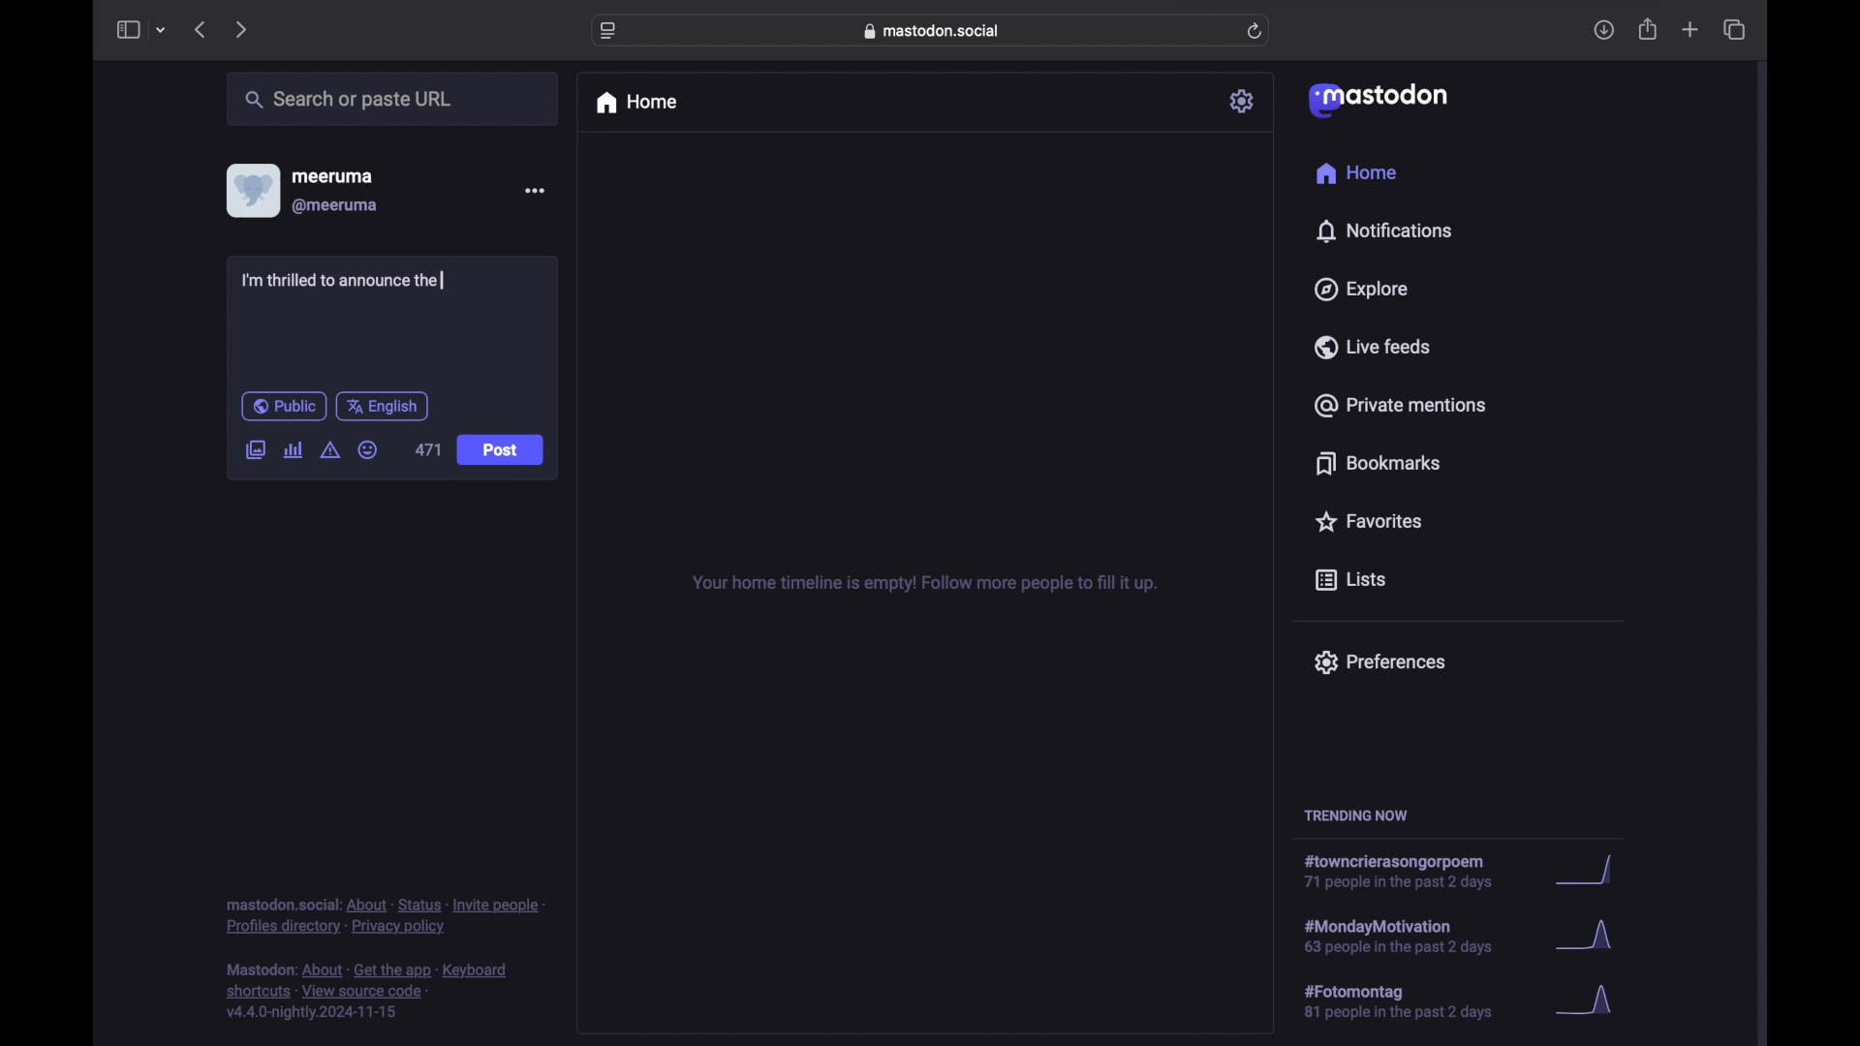 This screenshot has height=1046, width=1860. I want to click on footnote, so click(385, 917).